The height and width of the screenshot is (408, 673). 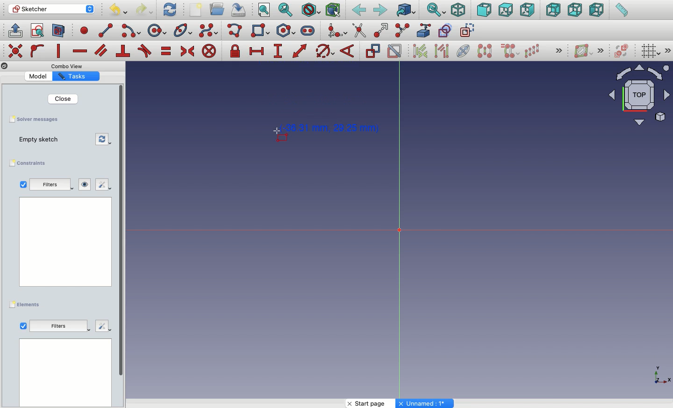 I want to click on refresh, so click(x=104, y=140).